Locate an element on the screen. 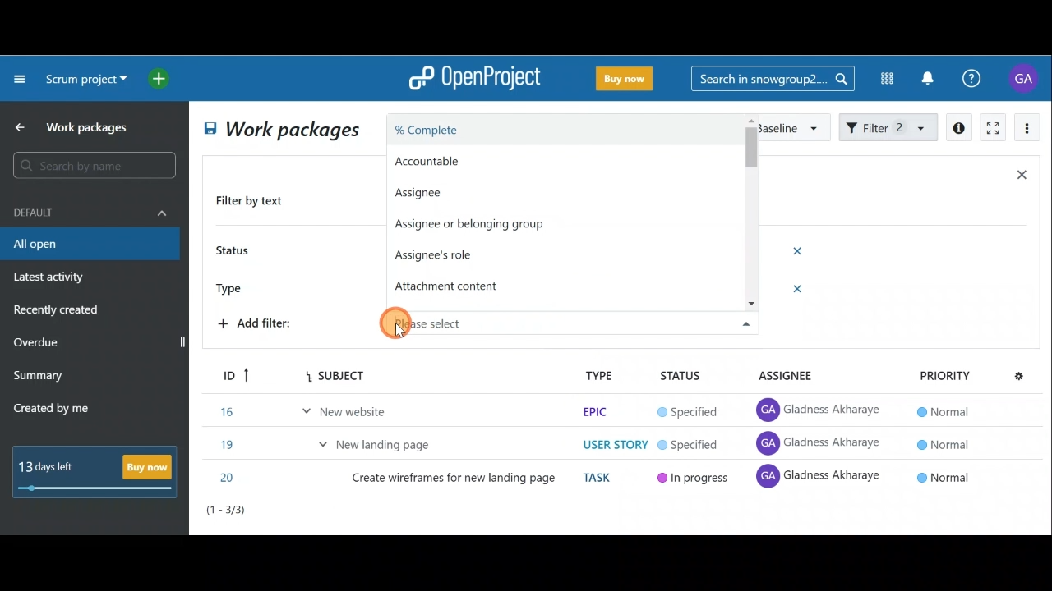 The image size is (1052, 591). Activate zen mode is located at coordinates (991, 129).